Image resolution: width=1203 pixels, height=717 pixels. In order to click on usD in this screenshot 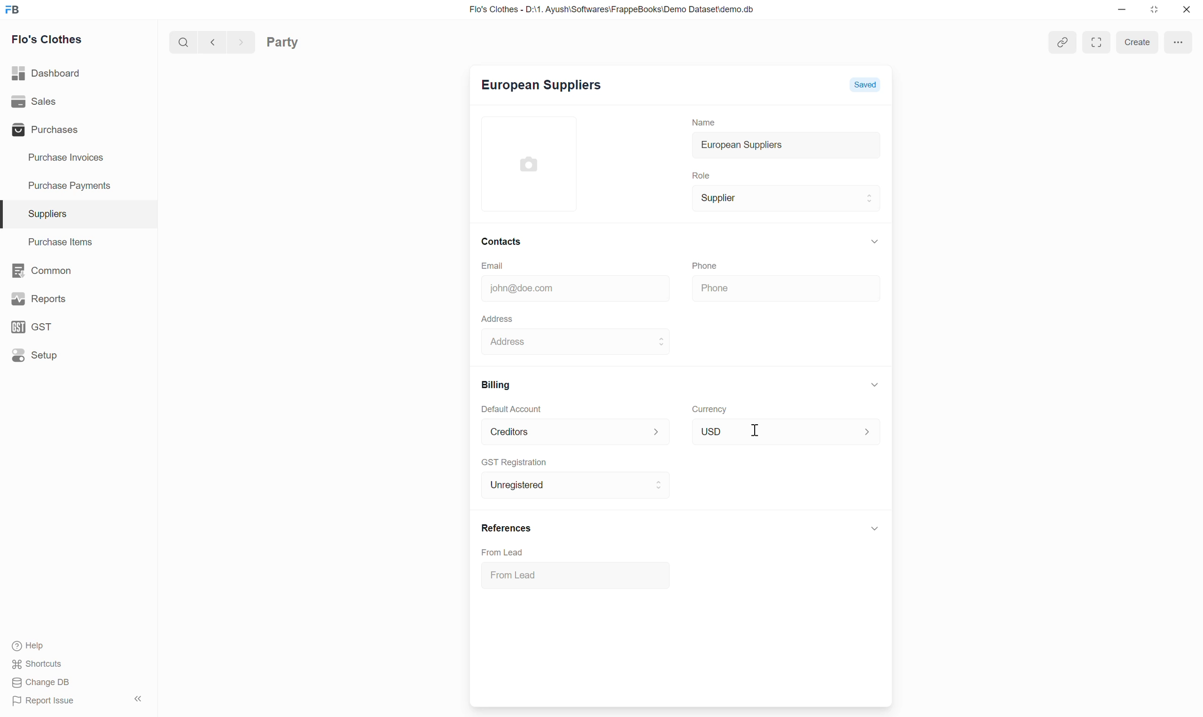, I will do `click(712, 430)`.